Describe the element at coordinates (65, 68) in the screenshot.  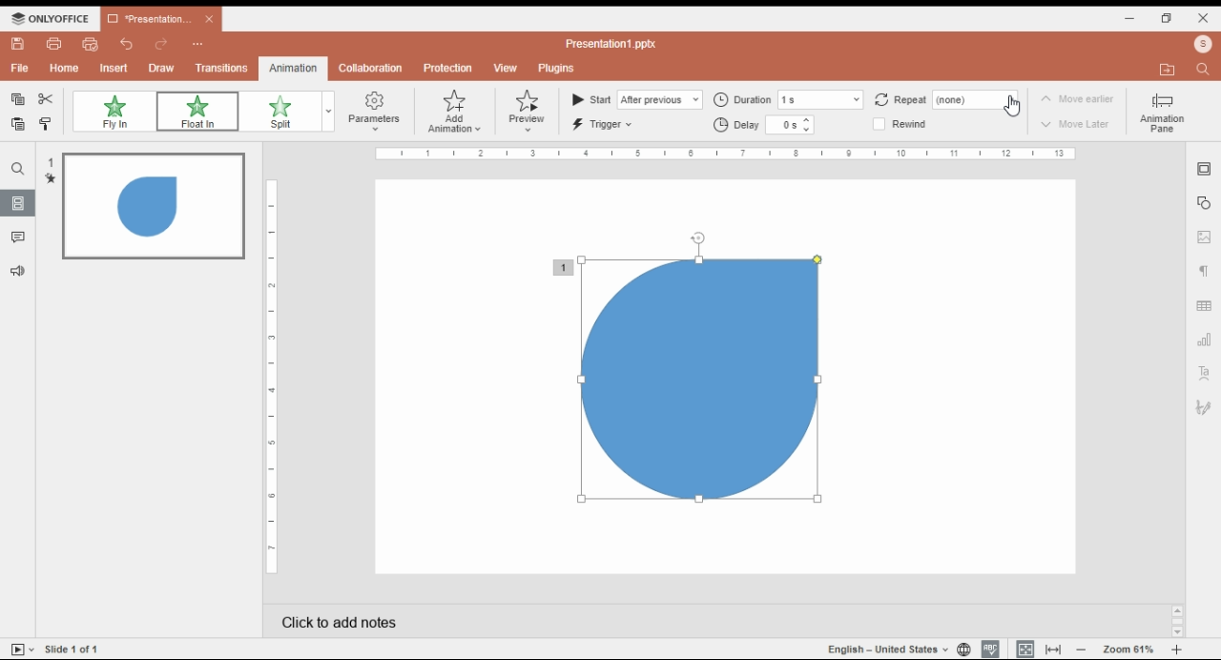
I see `home` at that location.